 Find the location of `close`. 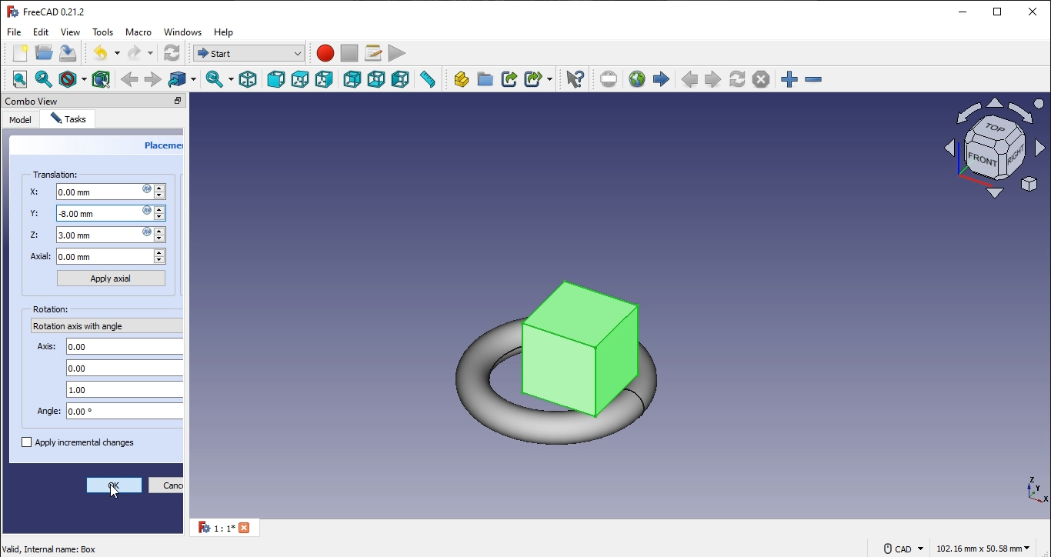

close is located at coordinates (177, 101).